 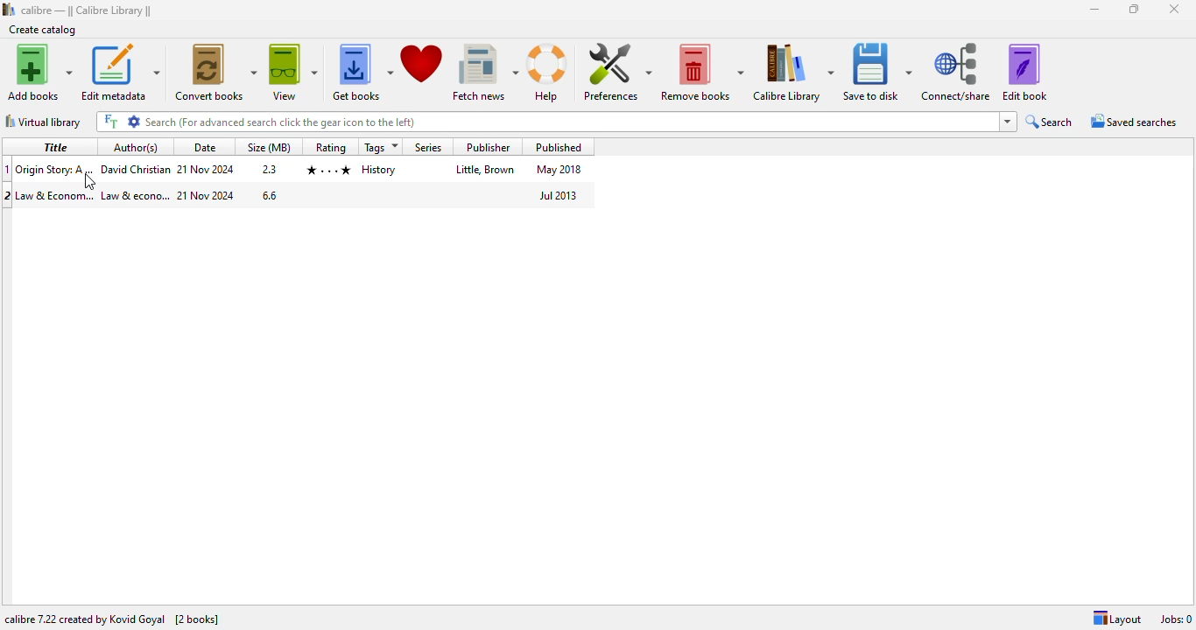 I want to click on save to disk, so click(x=878, y=73).